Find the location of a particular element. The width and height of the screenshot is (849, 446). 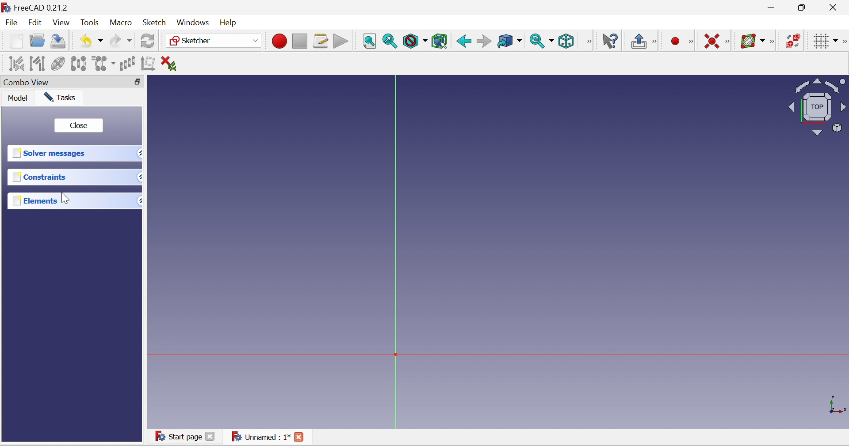

Sketcher B-spline tools is located at coordinates (774, 42).